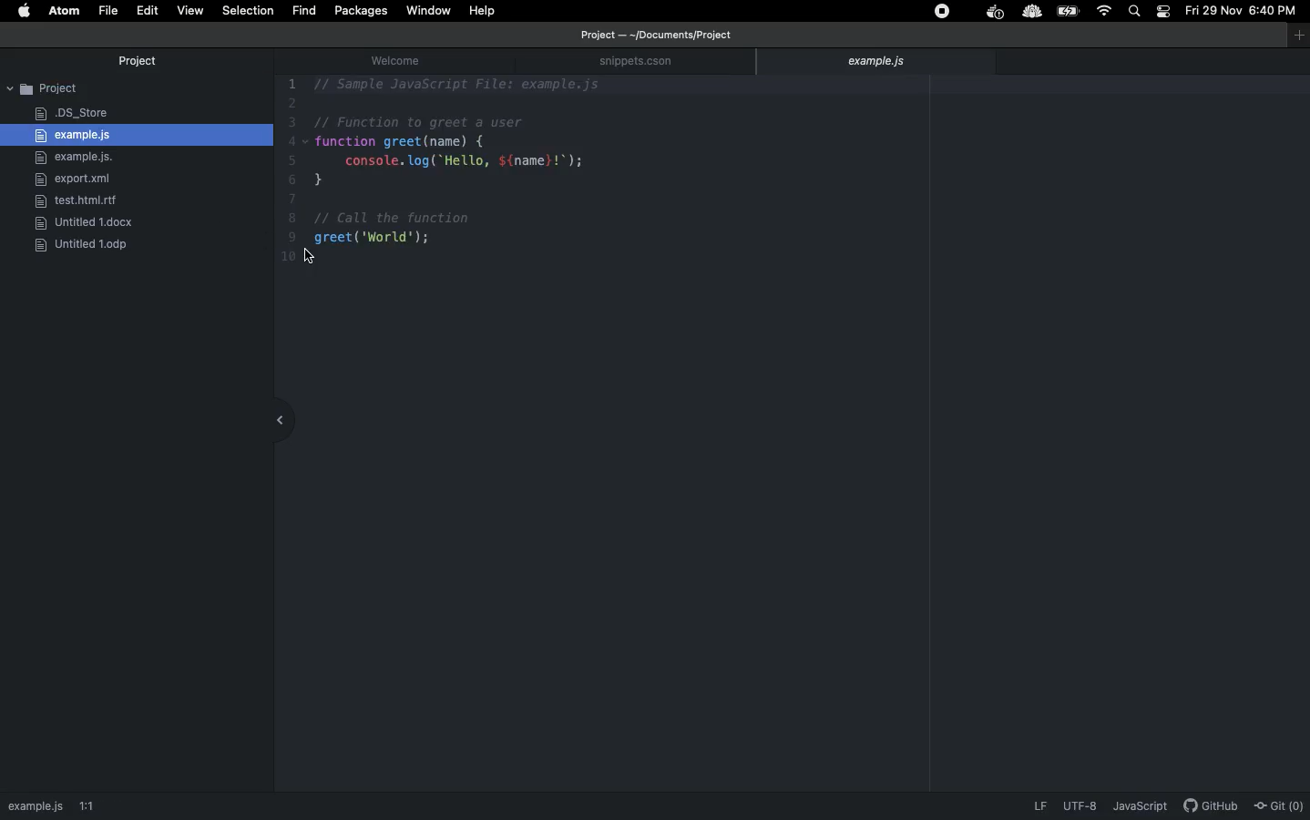 The image size is (1310, 820). I want to click on Code, so click(486, 180).